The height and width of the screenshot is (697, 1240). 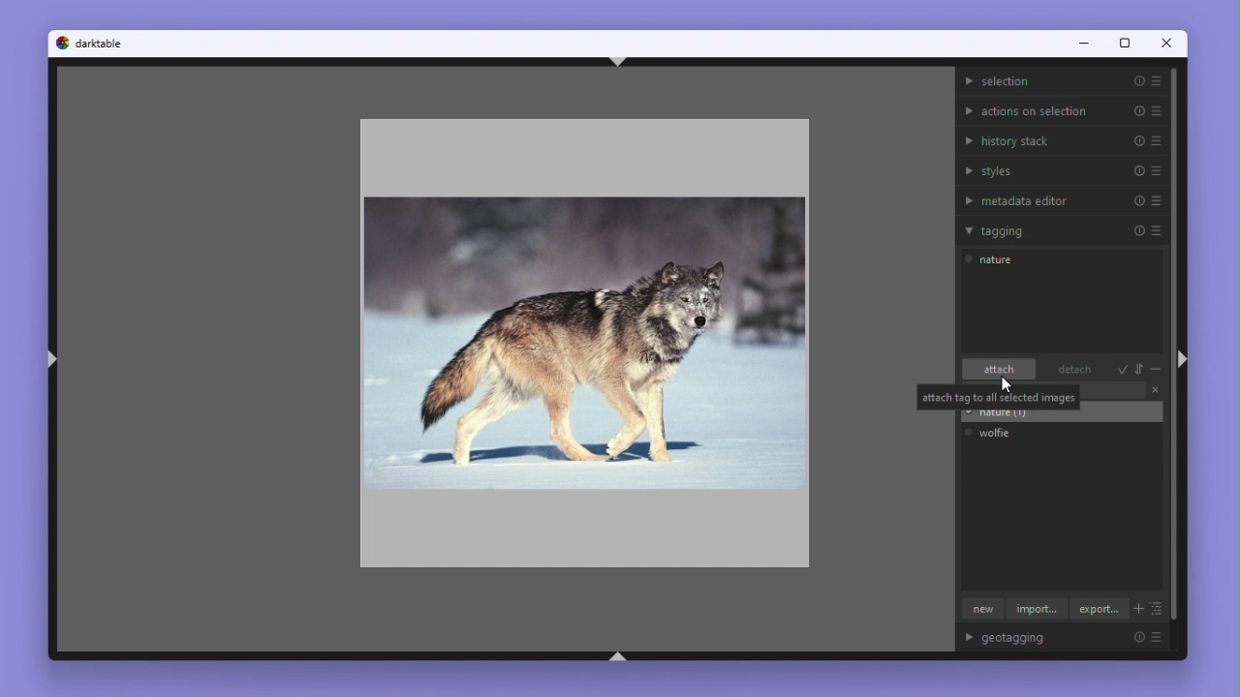 I want to click on Geo tagging, so click(x=1069, y=639).